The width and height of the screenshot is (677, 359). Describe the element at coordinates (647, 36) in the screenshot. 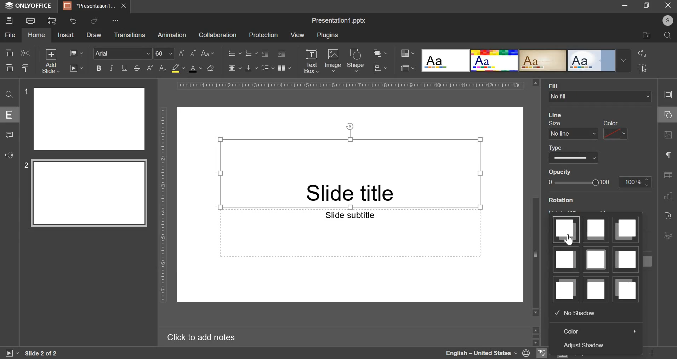

I see `file location` at that location.